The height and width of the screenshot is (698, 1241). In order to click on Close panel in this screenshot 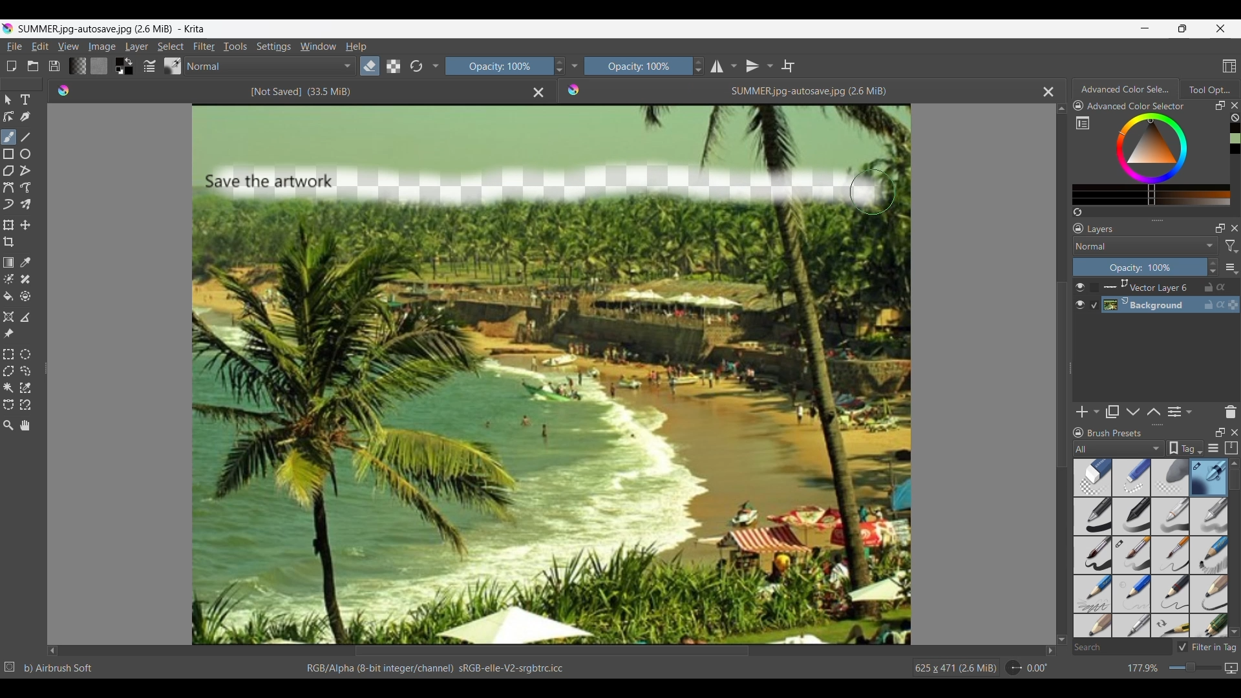, I will do `click(1234, 432)`.